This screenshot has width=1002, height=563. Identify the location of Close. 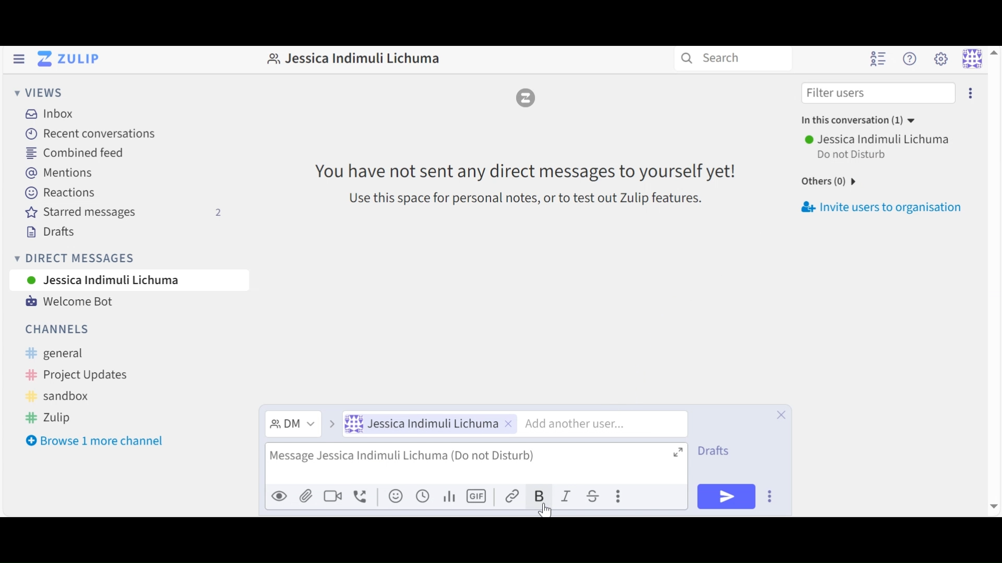
(779, 413).